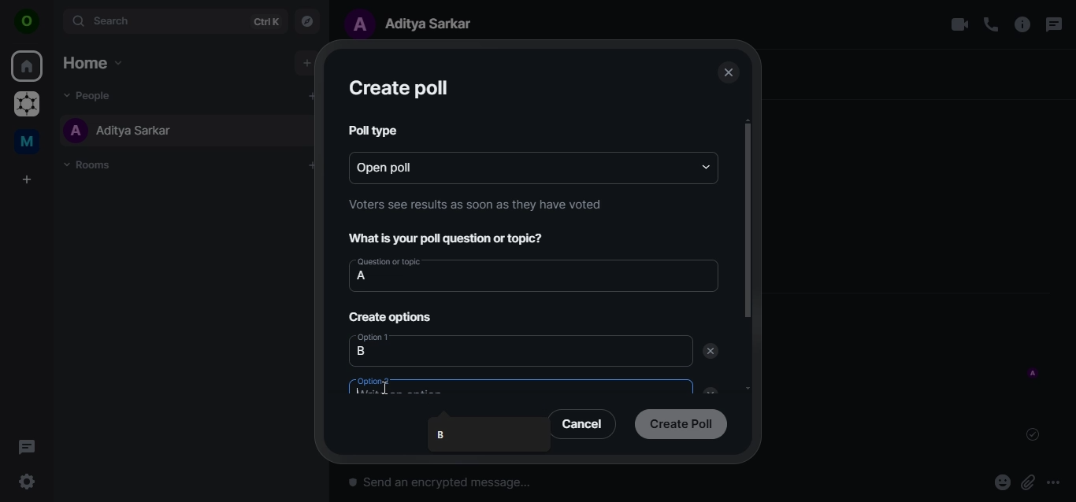 This screenshot has width=1076, height=502. I want to click on aditya sarkar, so click(119, 130).